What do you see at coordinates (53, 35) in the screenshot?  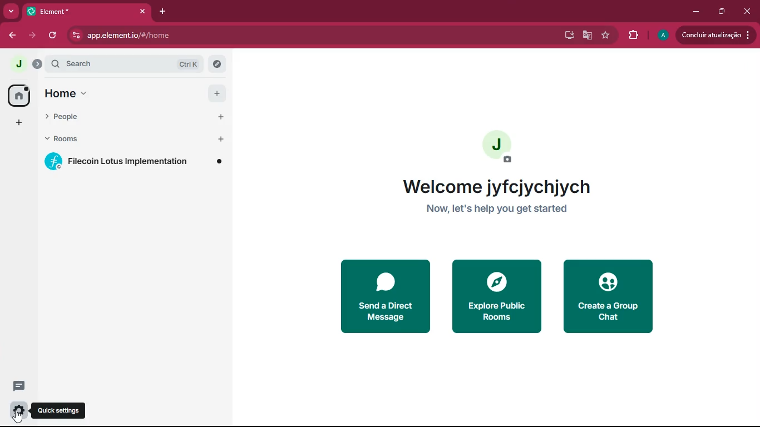 I see `refresh` at bounding box center [53, 35].